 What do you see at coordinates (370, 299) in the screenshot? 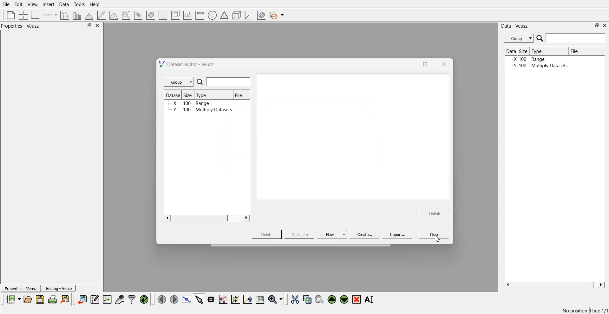
I see `Rename the selected widgets` at bounding box center [370, 299].